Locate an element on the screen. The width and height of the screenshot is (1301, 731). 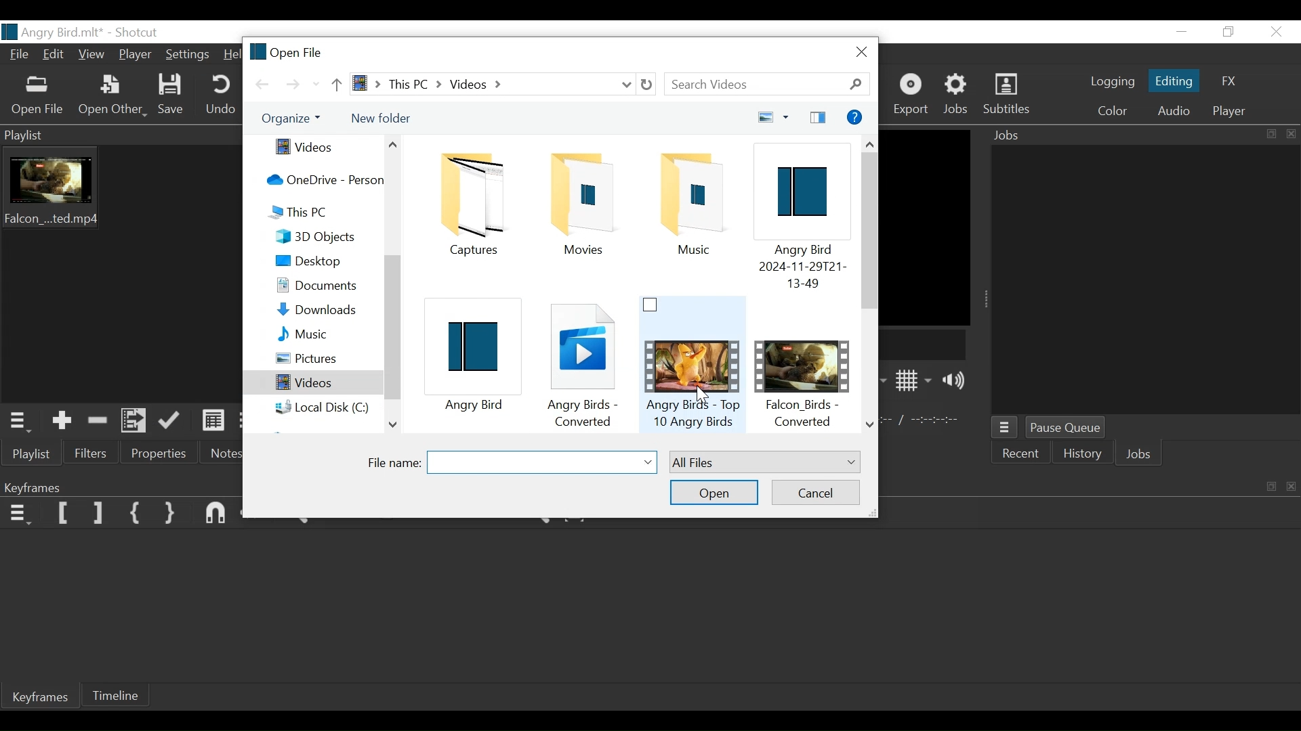
Download is located at coordinates (325, 311).